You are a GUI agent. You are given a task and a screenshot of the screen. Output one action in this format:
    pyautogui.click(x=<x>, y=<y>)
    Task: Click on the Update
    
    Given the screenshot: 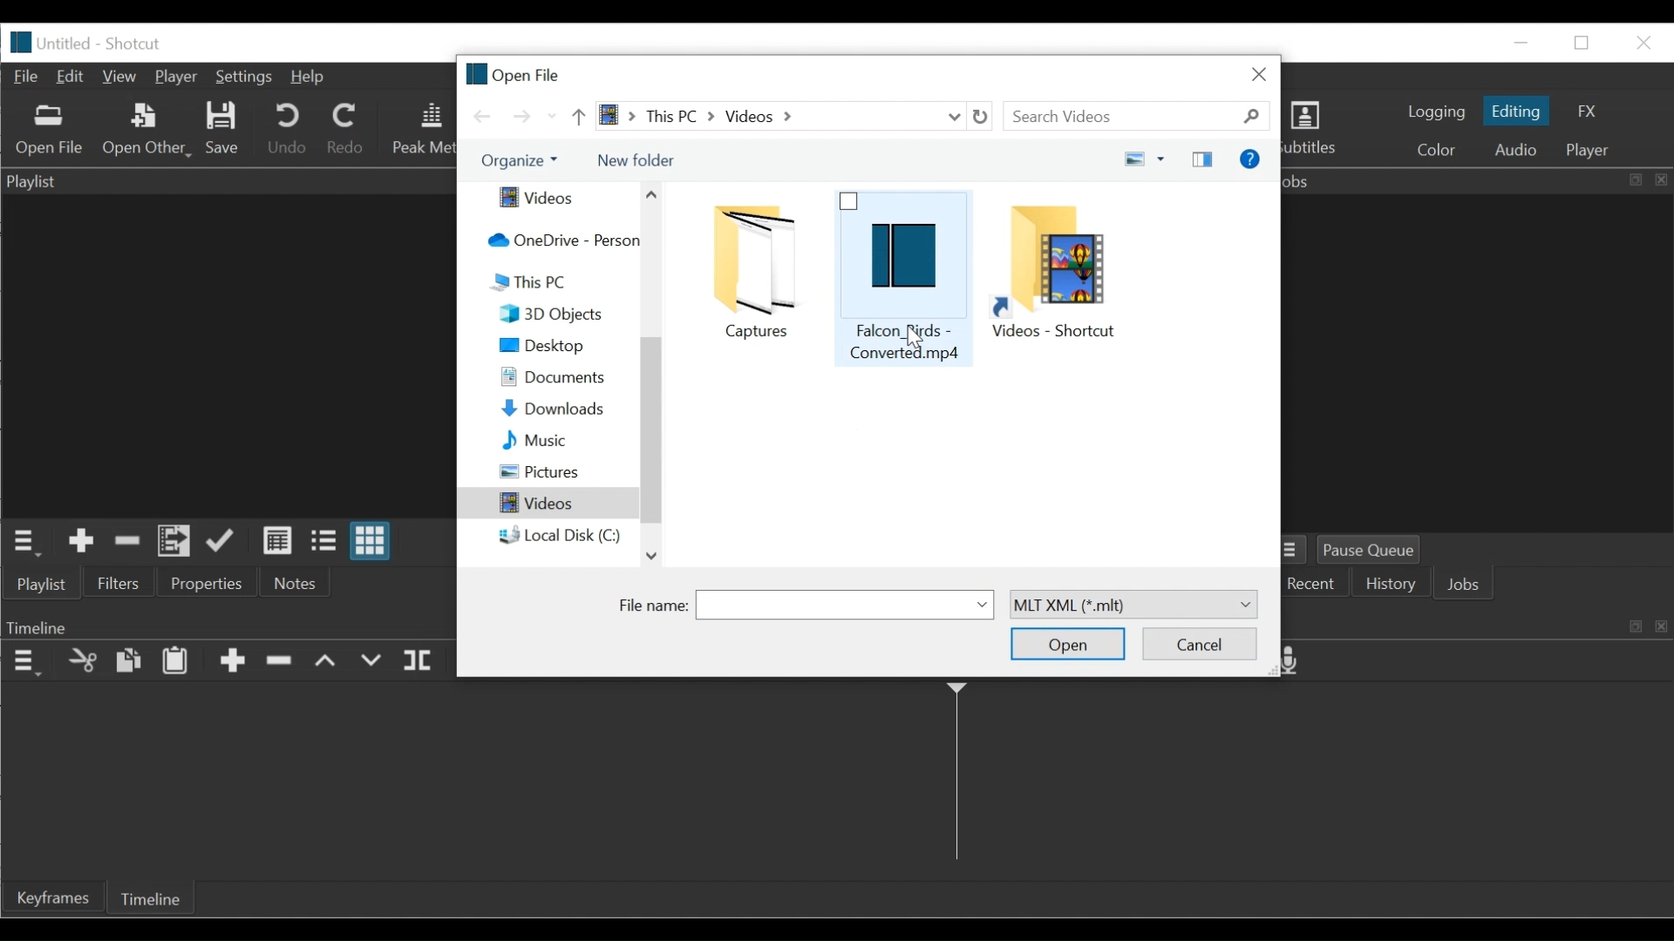 What is the action you would take?
    pyautogui.click(x=226, y=542)
    